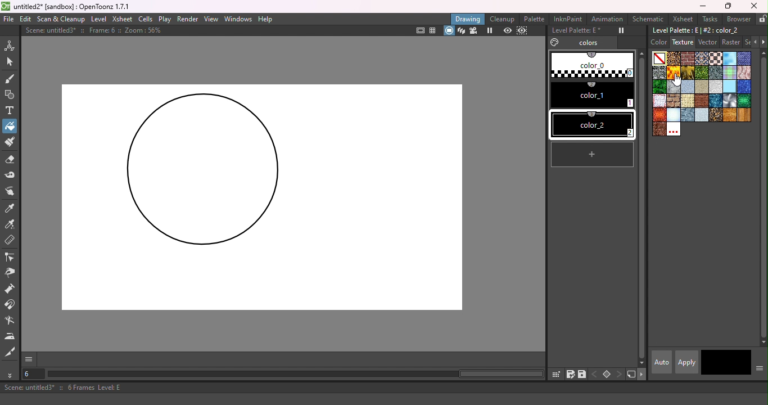 The width and height of the screenshot is (768, 405). What do you see at coordinates (165, 19) in the screenshot?
I see `Play` at bounding box center [165, 19].